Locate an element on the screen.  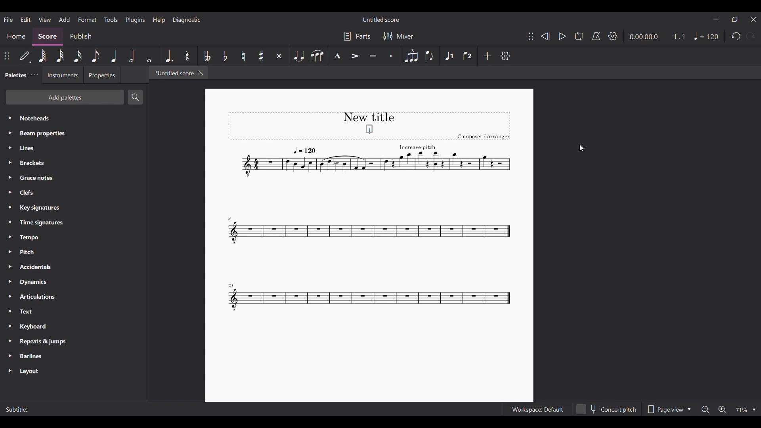
Layout is located at coordinates (75, 371).